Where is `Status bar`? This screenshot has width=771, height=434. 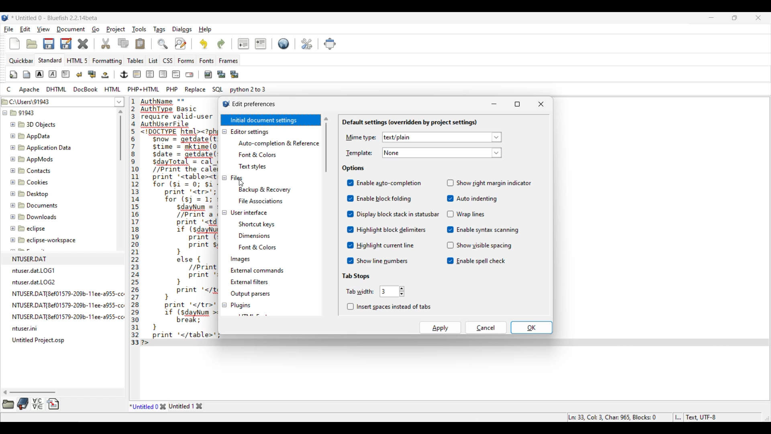
Status bar is located at coordinates (643, 417).